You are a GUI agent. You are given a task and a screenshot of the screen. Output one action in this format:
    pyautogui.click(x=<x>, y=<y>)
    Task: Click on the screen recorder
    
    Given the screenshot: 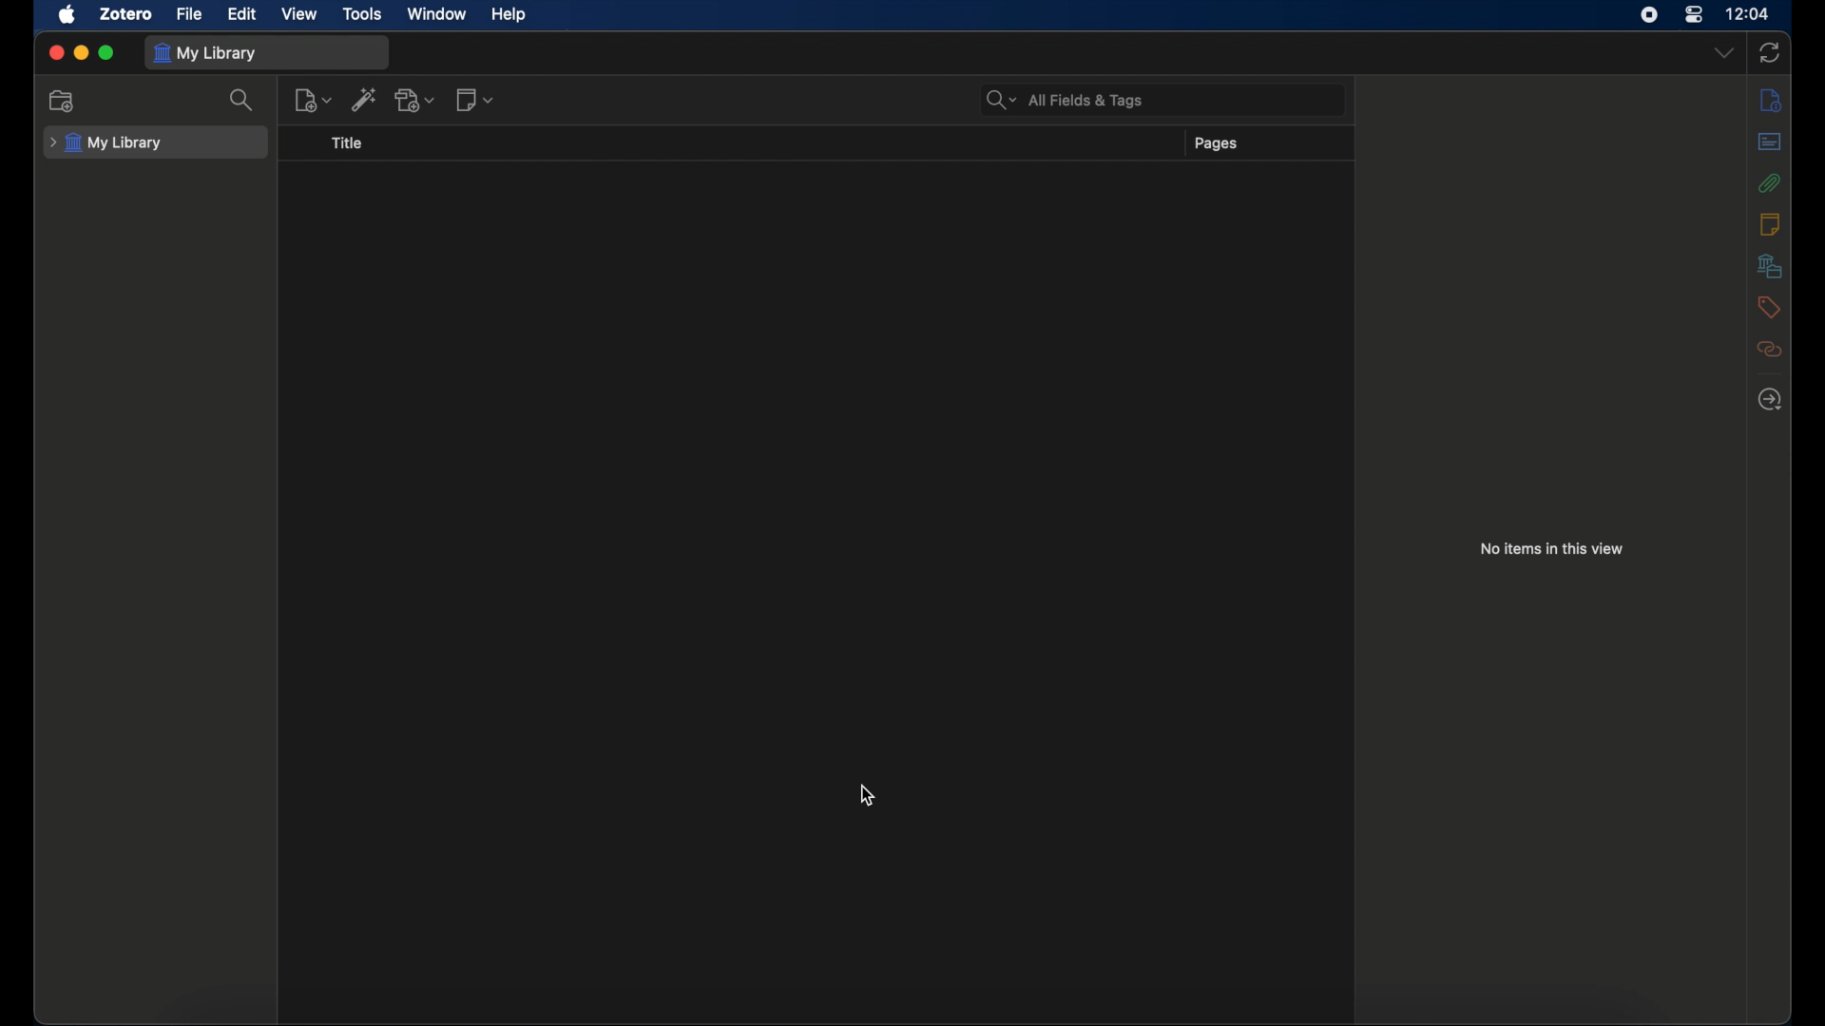 What is the action you would take?
    pyautogui.click(x=1649, y=15)
    